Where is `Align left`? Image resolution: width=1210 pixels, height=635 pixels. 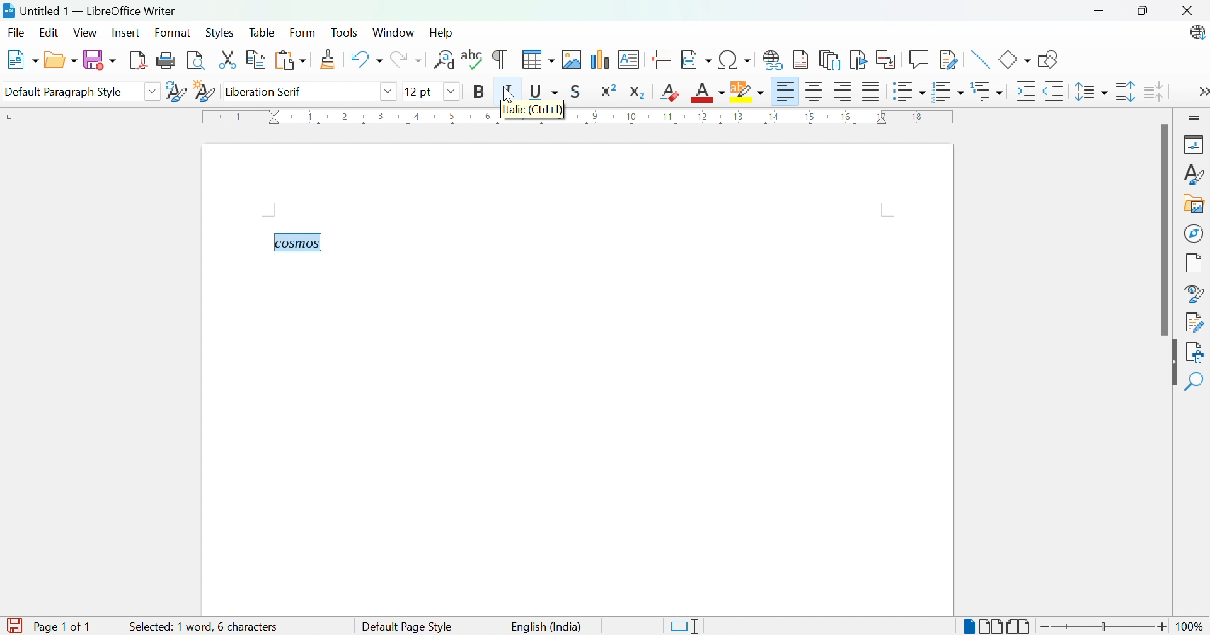
Align left is located at coordinates (786, 92).